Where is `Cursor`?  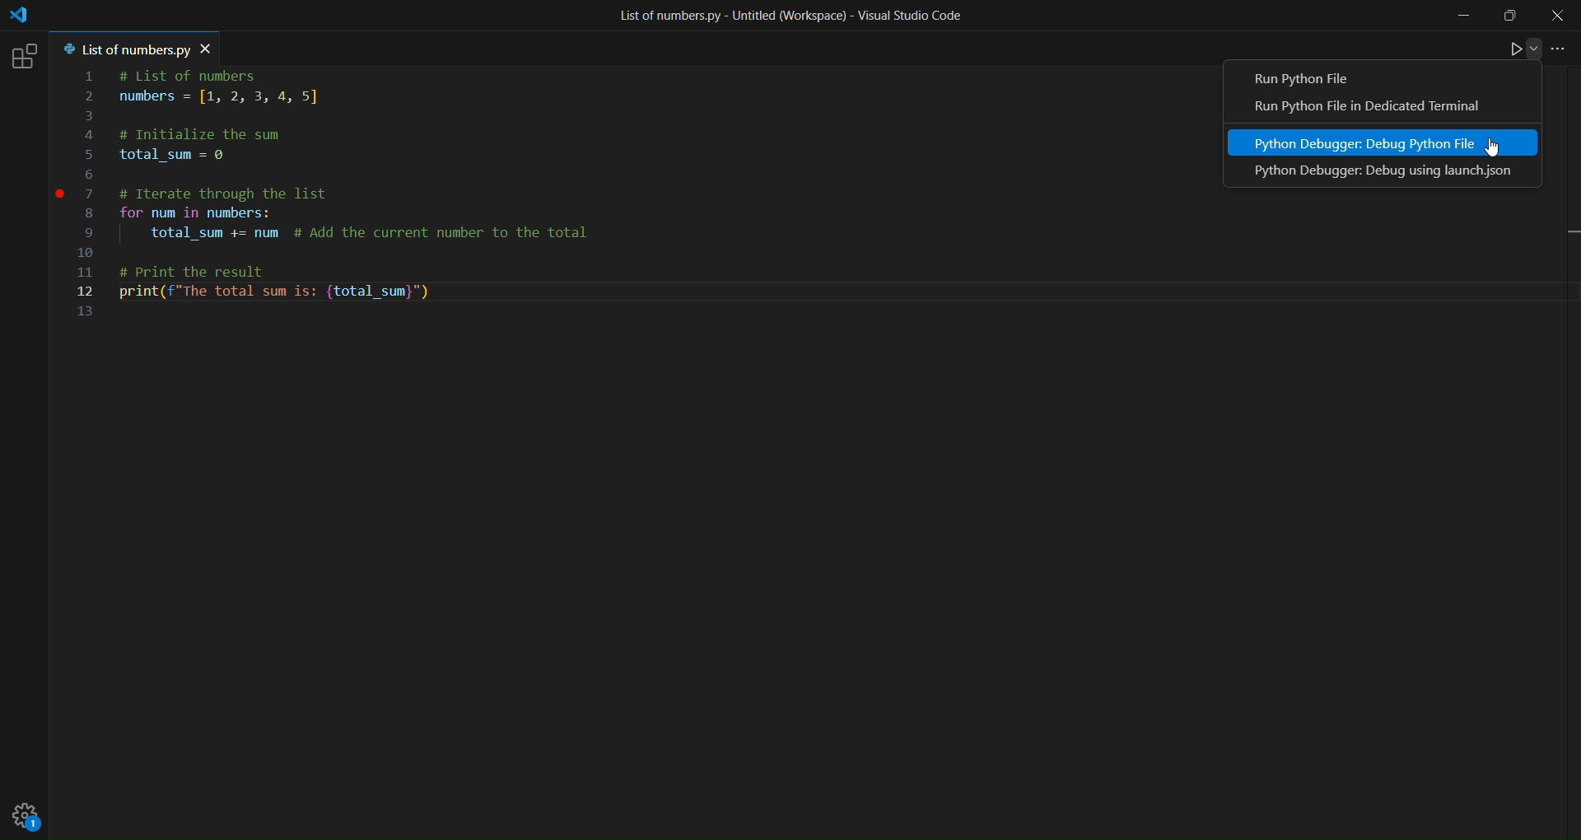
Cursor is located at coordinates (1490, 150).